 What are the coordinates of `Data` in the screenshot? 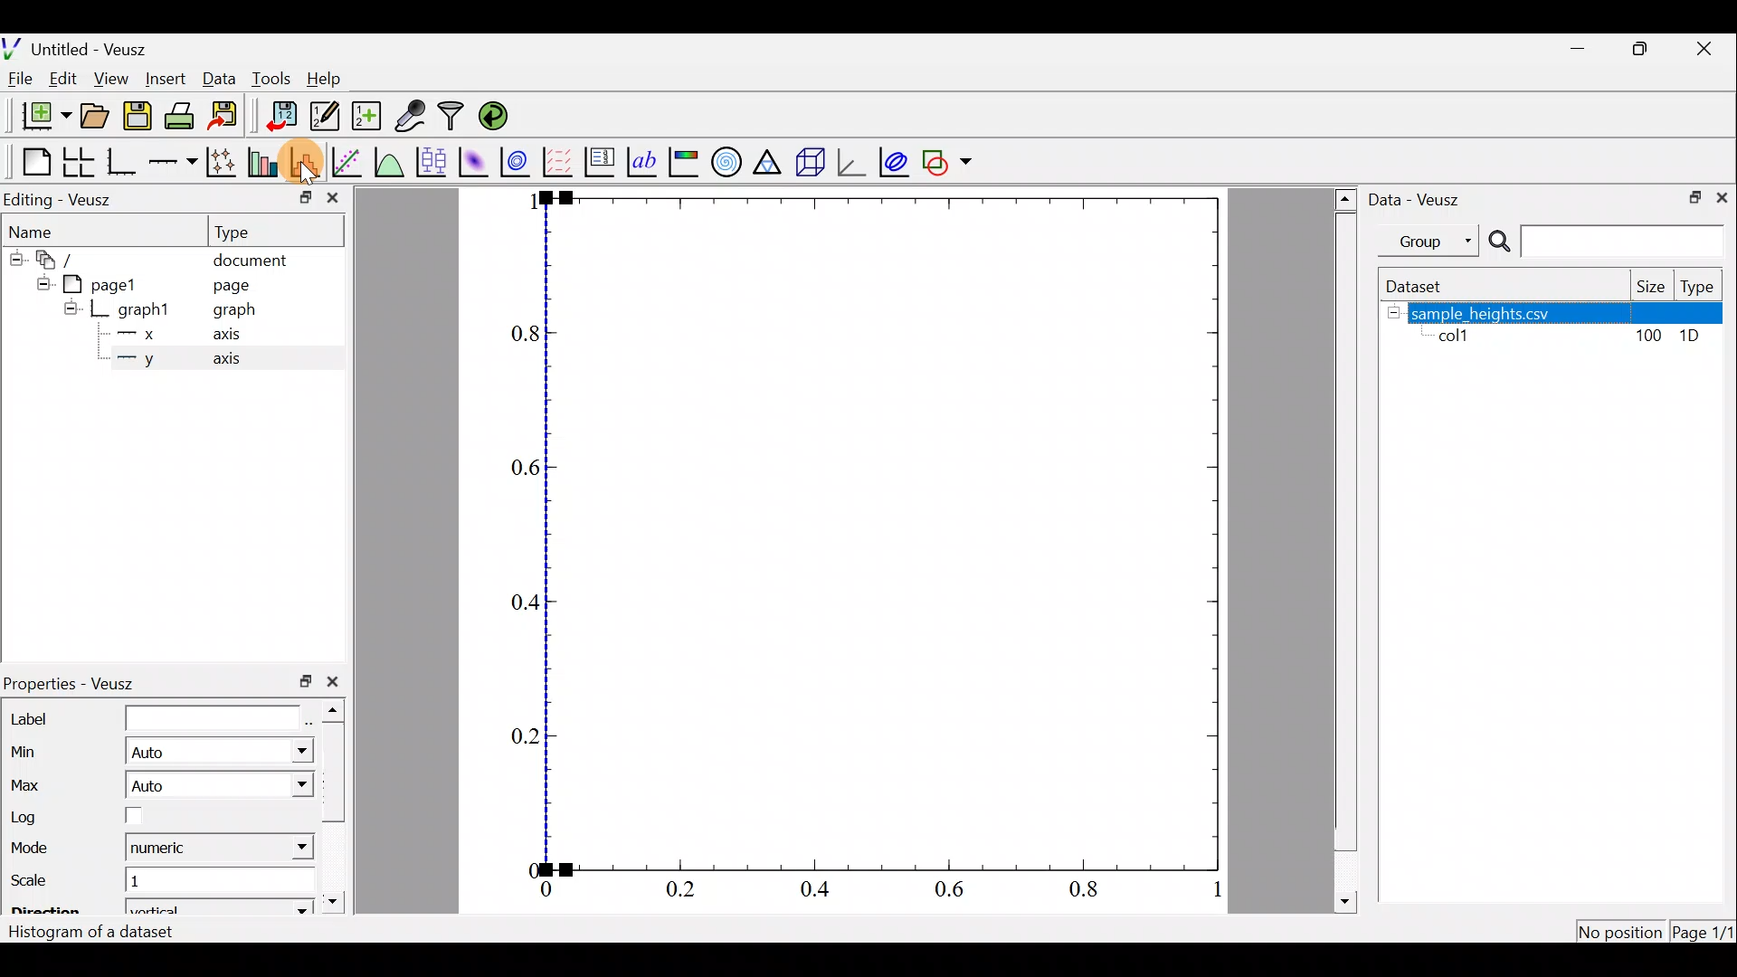 It's located at (219, 81).